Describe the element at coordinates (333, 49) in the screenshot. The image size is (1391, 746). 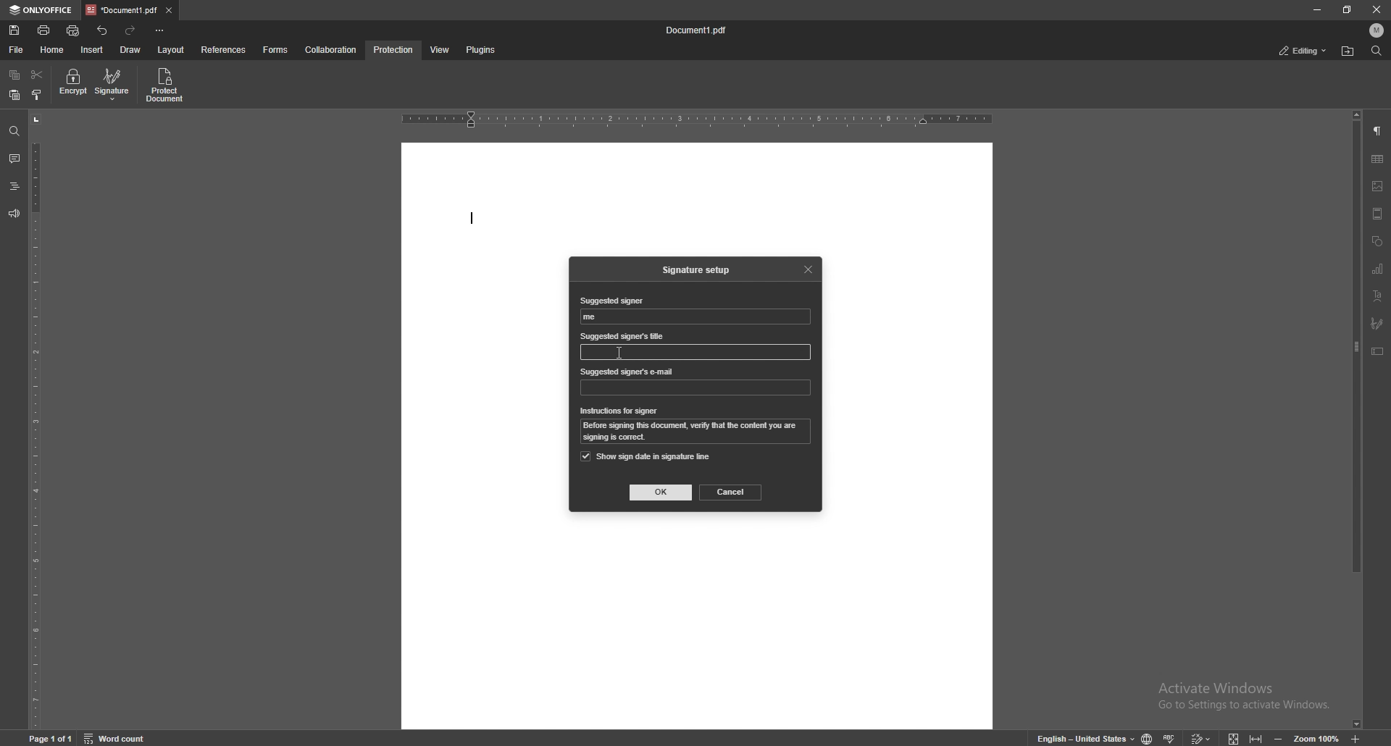
I see `collaboration` at that location.